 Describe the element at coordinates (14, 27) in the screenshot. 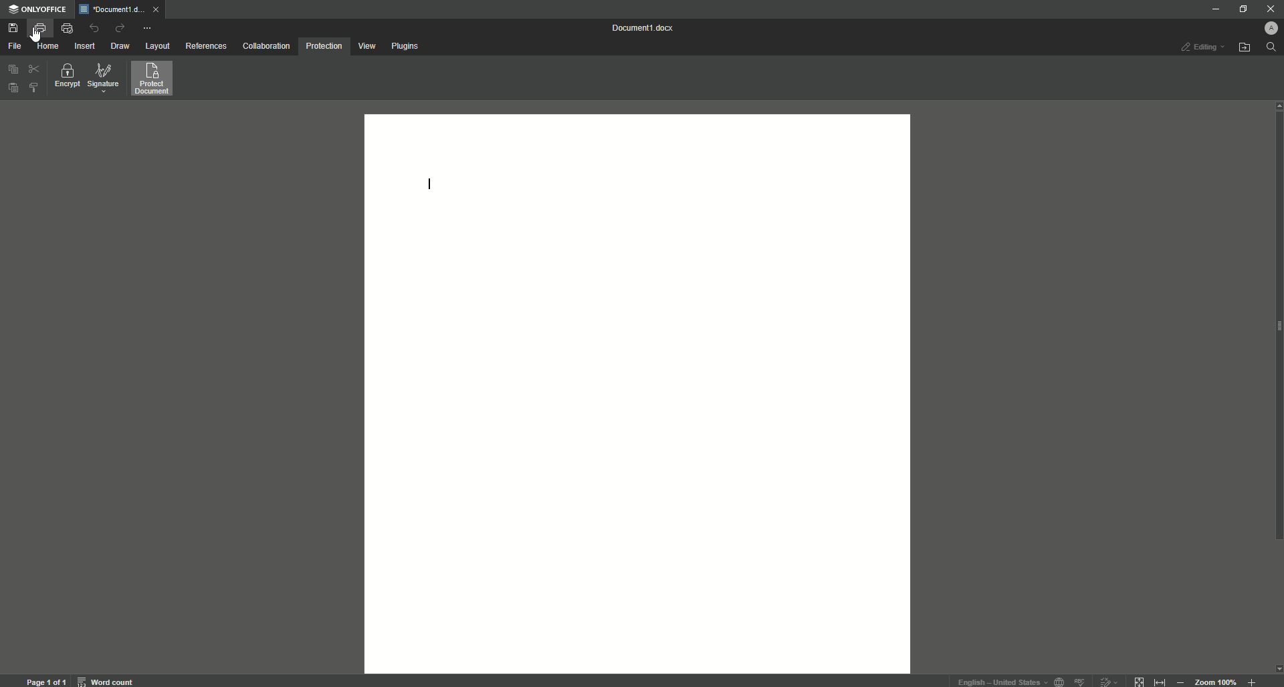

I see `Save` at that location.